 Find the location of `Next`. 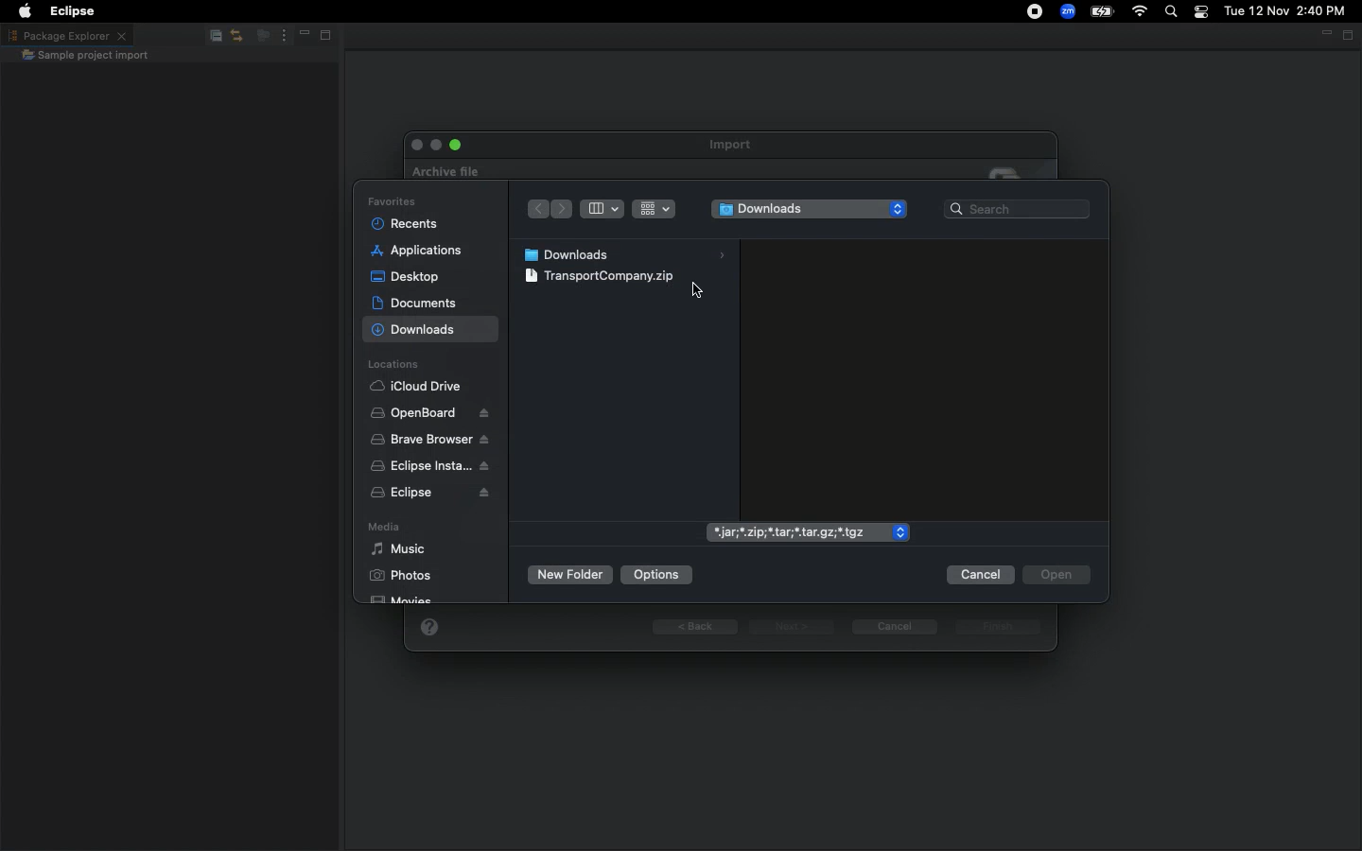

Next is located at coordinates (792, 627).